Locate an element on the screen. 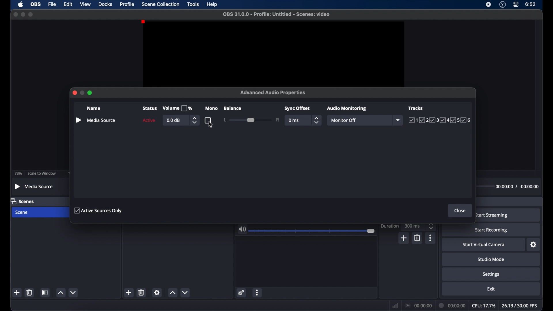  exit is located at coordinates (491, 289).